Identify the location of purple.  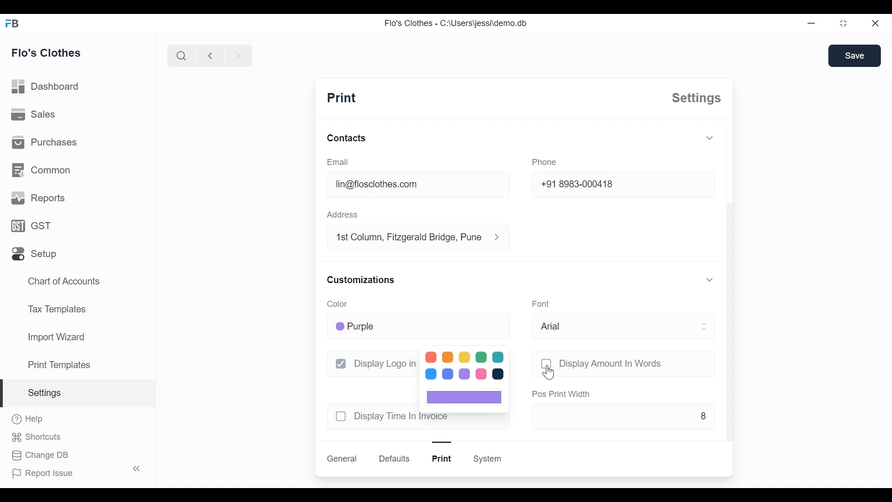
(420, 327).